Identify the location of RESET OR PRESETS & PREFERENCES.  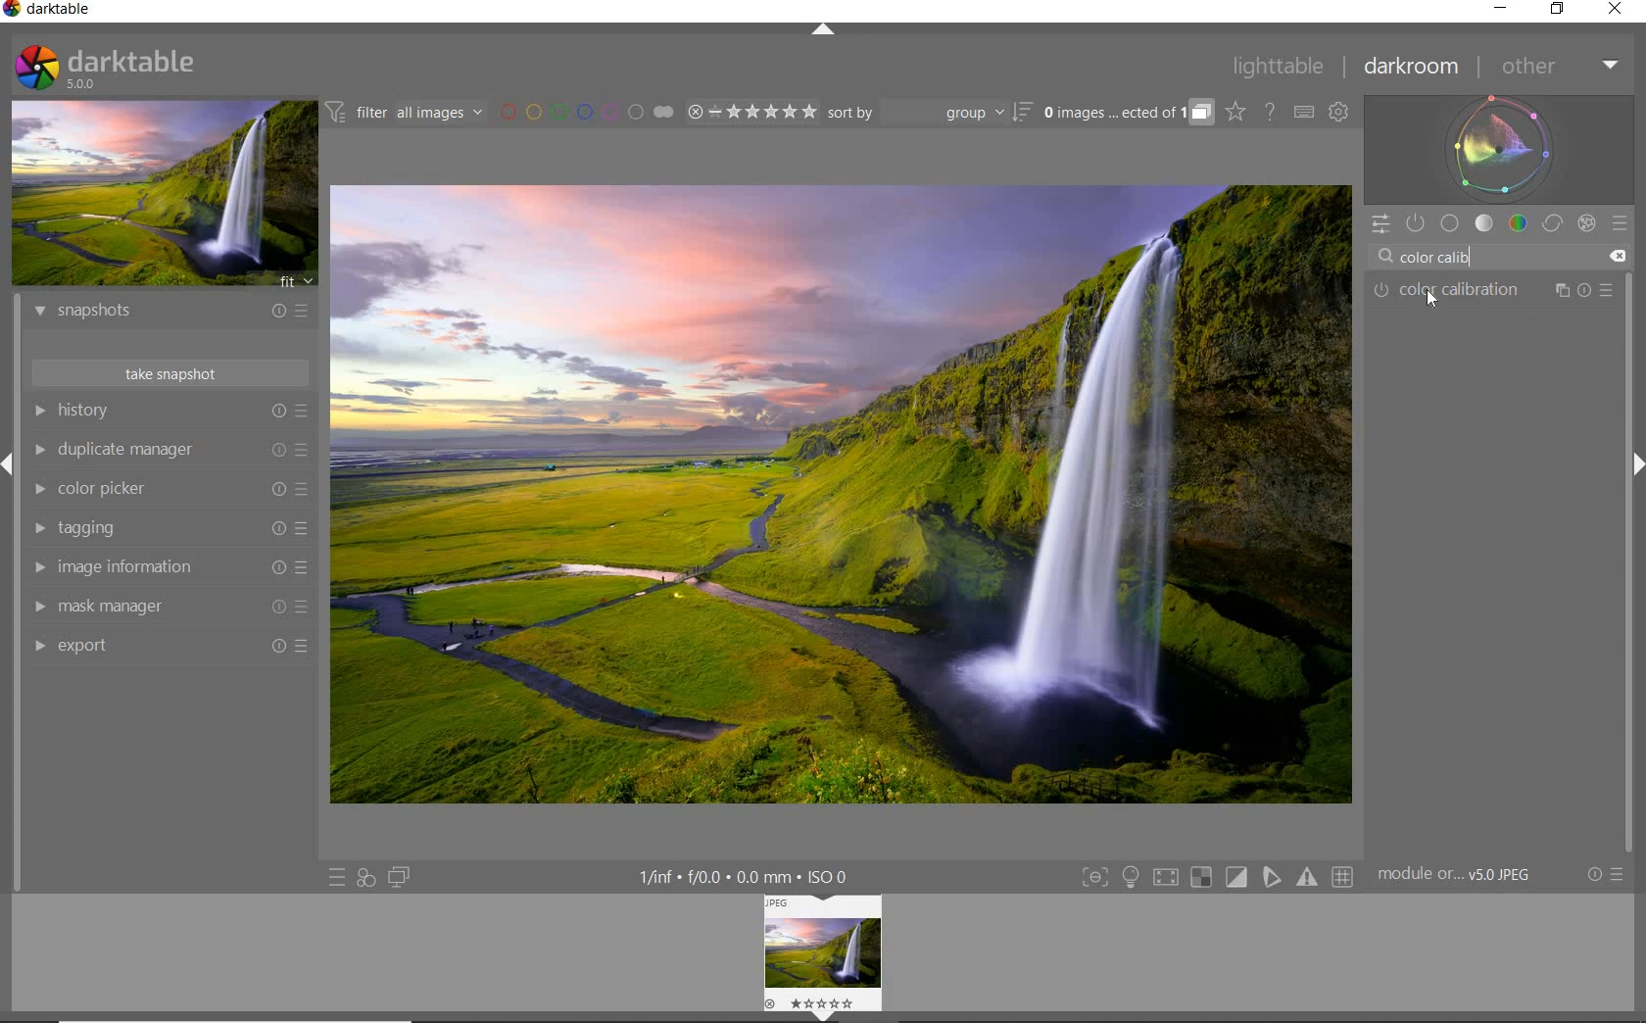
(1605, 876).